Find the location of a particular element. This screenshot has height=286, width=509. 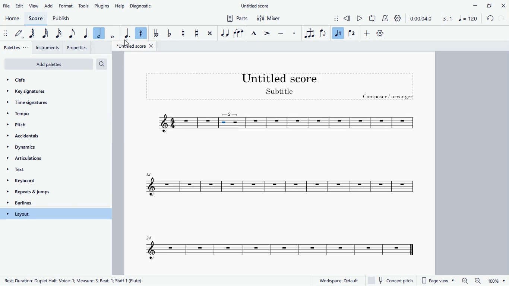

staccato is located at coordinates (295, 33).